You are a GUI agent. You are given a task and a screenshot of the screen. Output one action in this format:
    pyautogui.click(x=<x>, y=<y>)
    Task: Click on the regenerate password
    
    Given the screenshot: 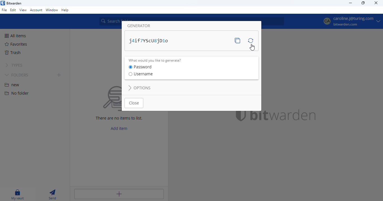 What is the action you would take?
    pyautogui.click(x=251, y=40)
    